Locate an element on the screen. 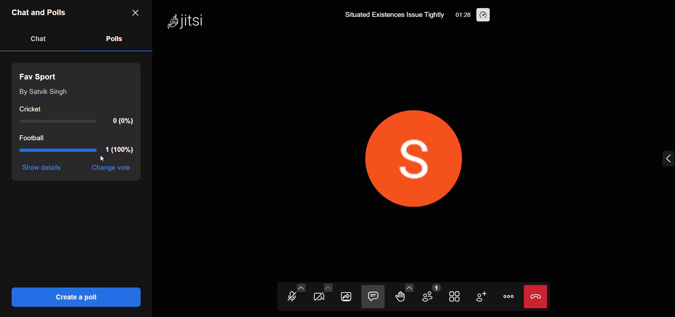 This screenshot has height=317, width=675. option 1 result is located at coordinates (78, 122).